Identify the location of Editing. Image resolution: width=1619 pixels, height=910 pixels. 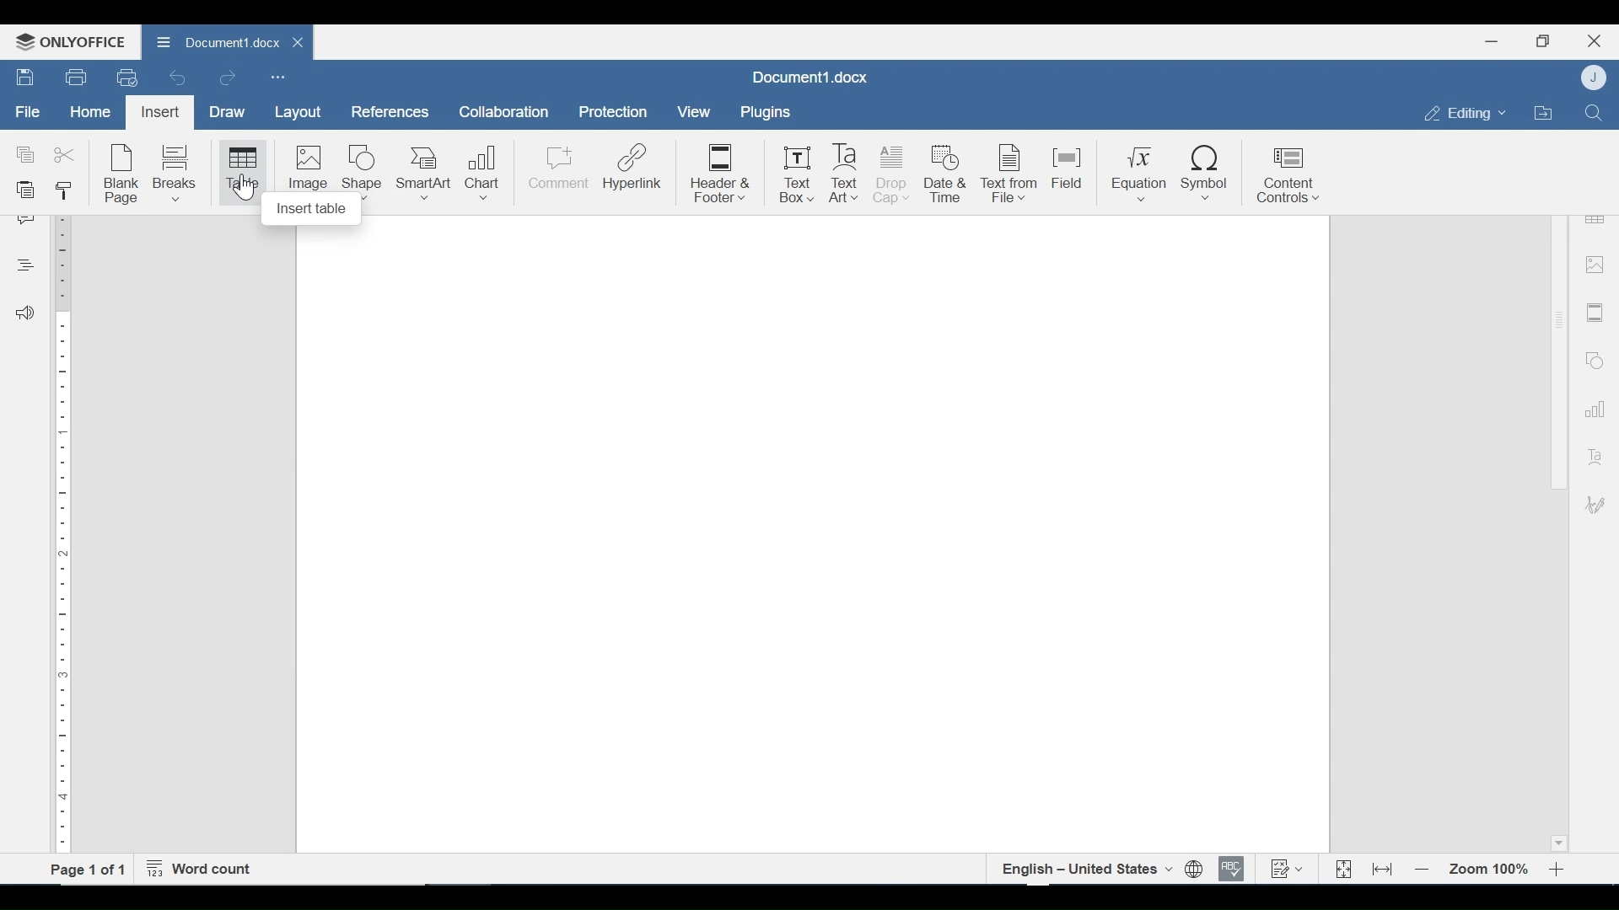
(1460, 113).